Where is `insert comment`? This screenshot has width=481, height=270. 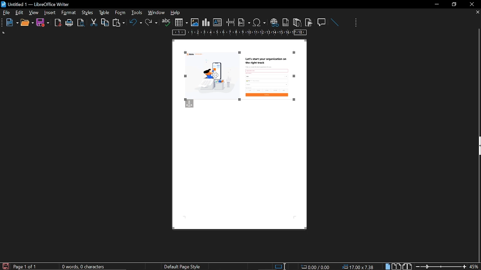 insert comment is located at coordinates (322, 22).